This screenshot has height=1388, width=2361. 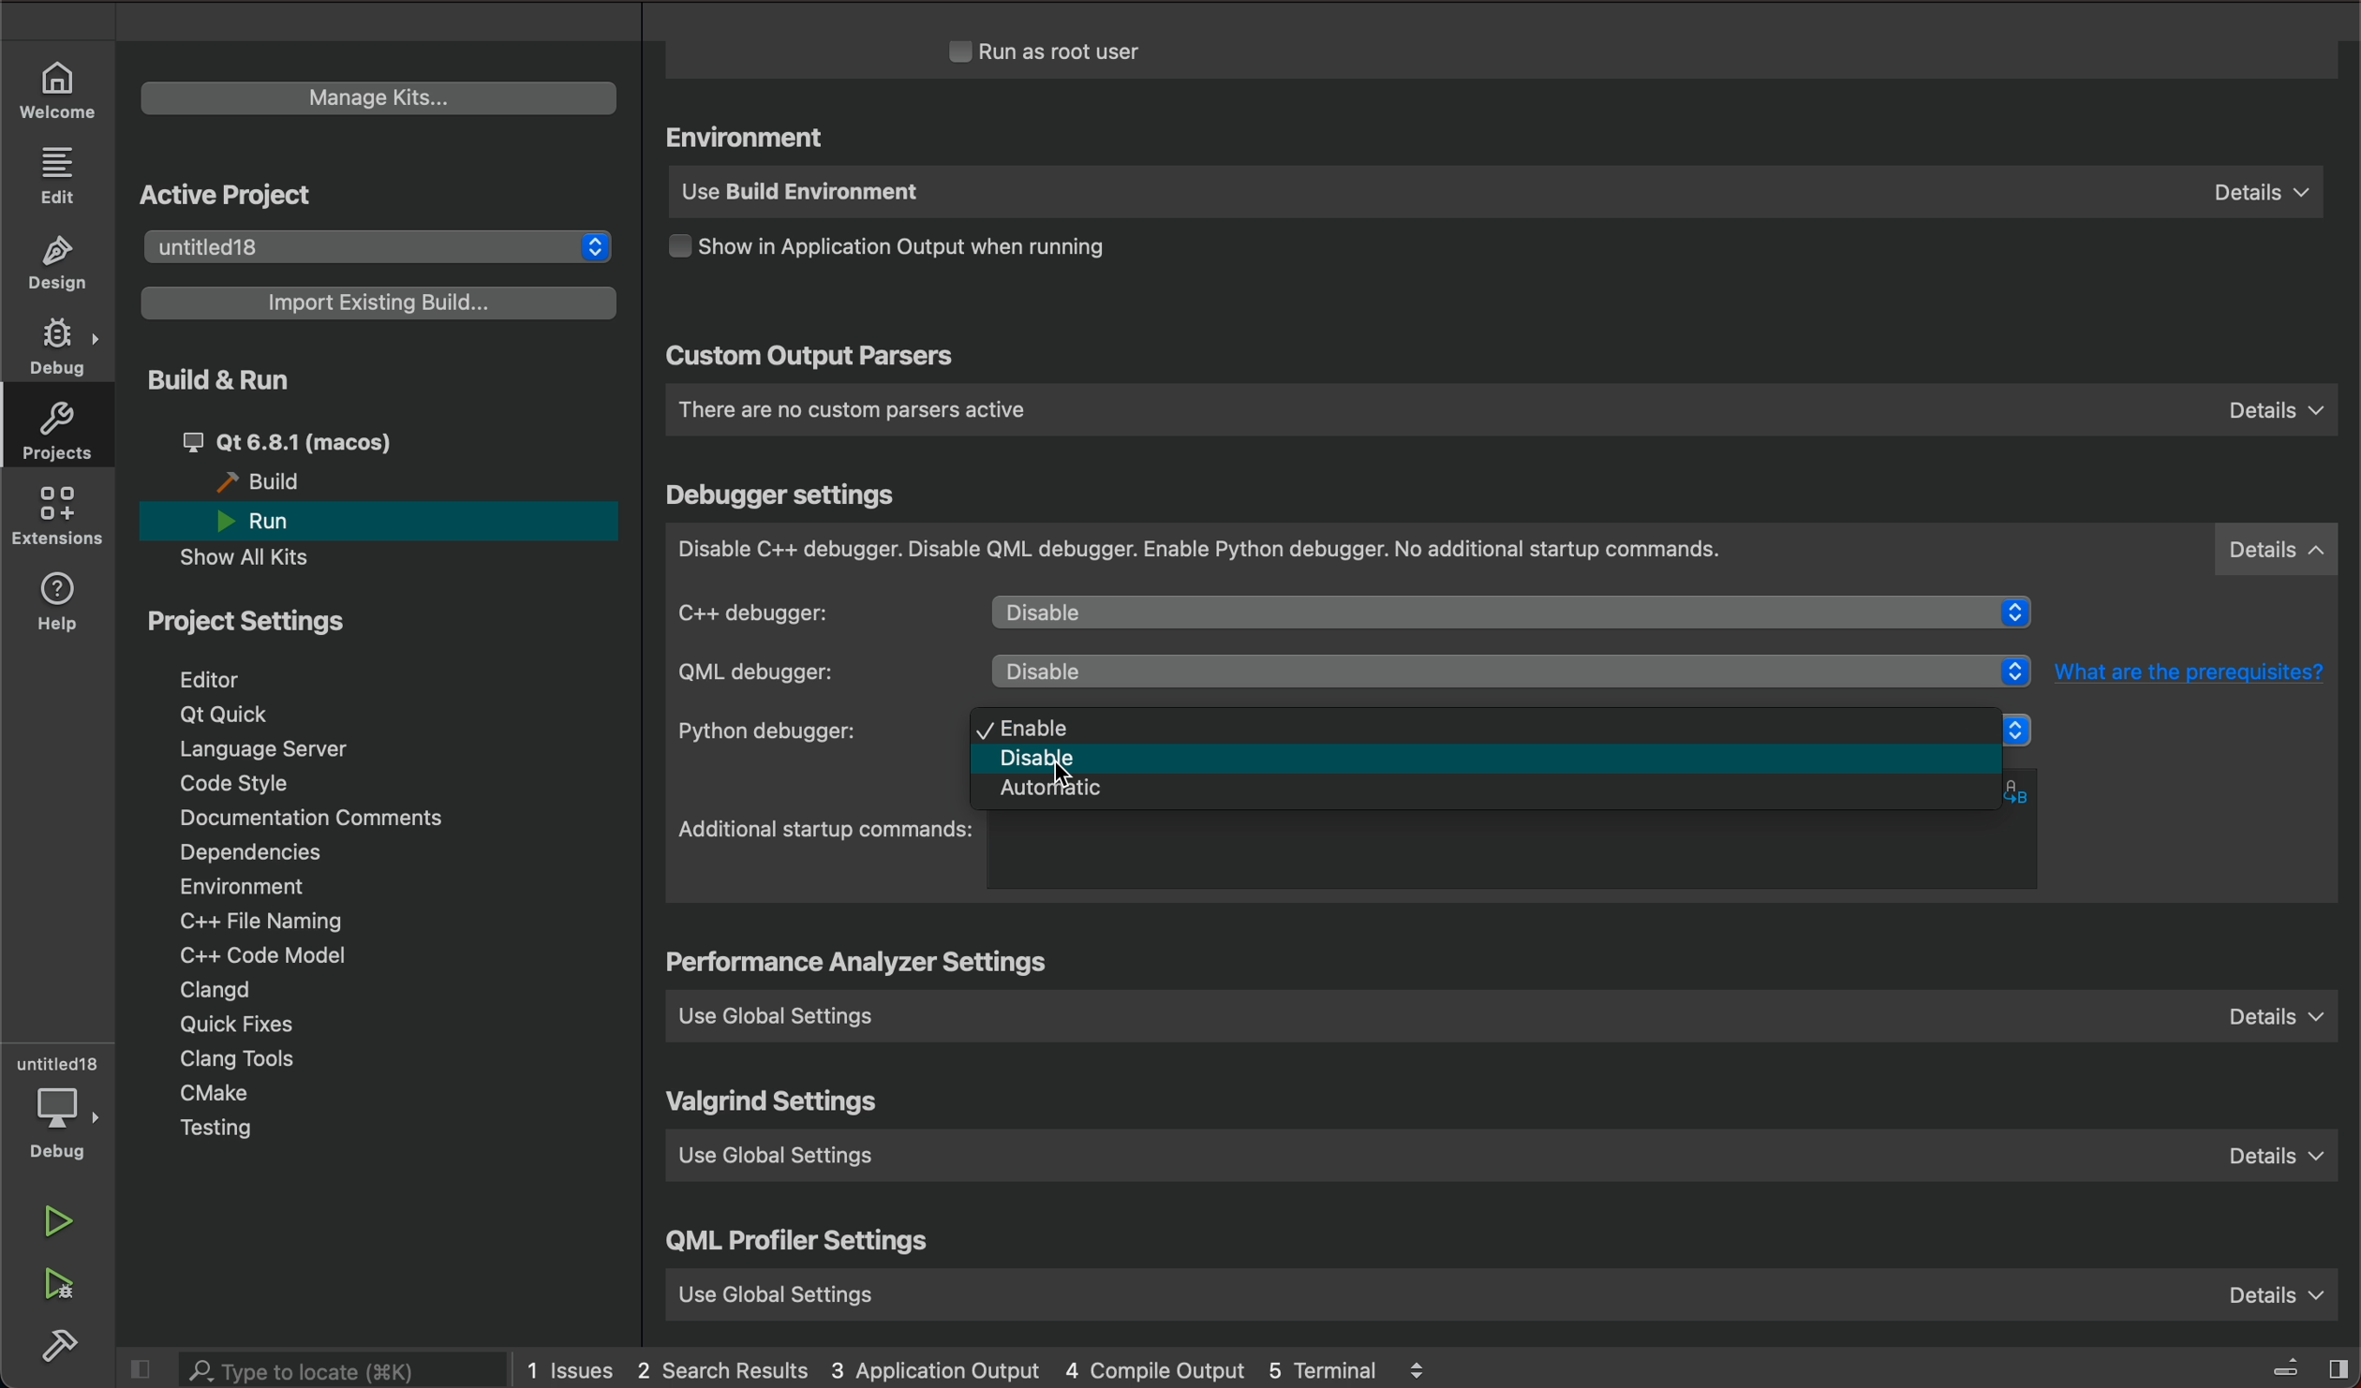 I want to click on project, so click(x=259, y=628).